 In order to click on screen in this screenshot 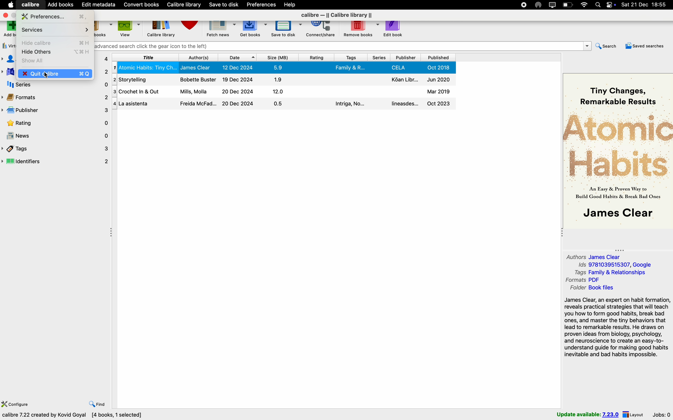, I will do `click(552, 5)`.